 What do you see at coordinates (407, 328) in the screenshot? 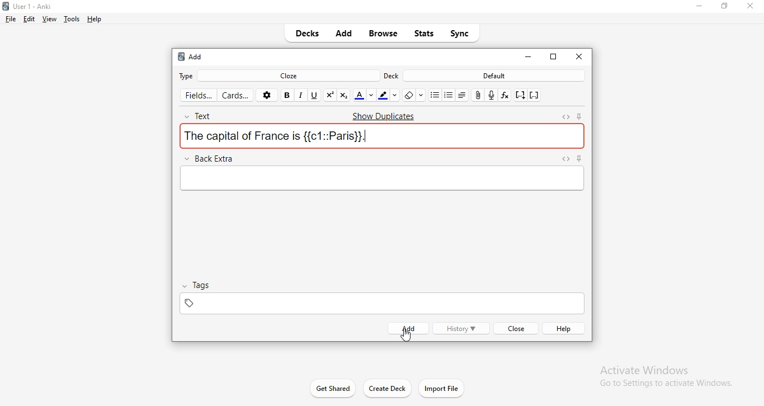
I see `add` at bounding box center [407, 328].